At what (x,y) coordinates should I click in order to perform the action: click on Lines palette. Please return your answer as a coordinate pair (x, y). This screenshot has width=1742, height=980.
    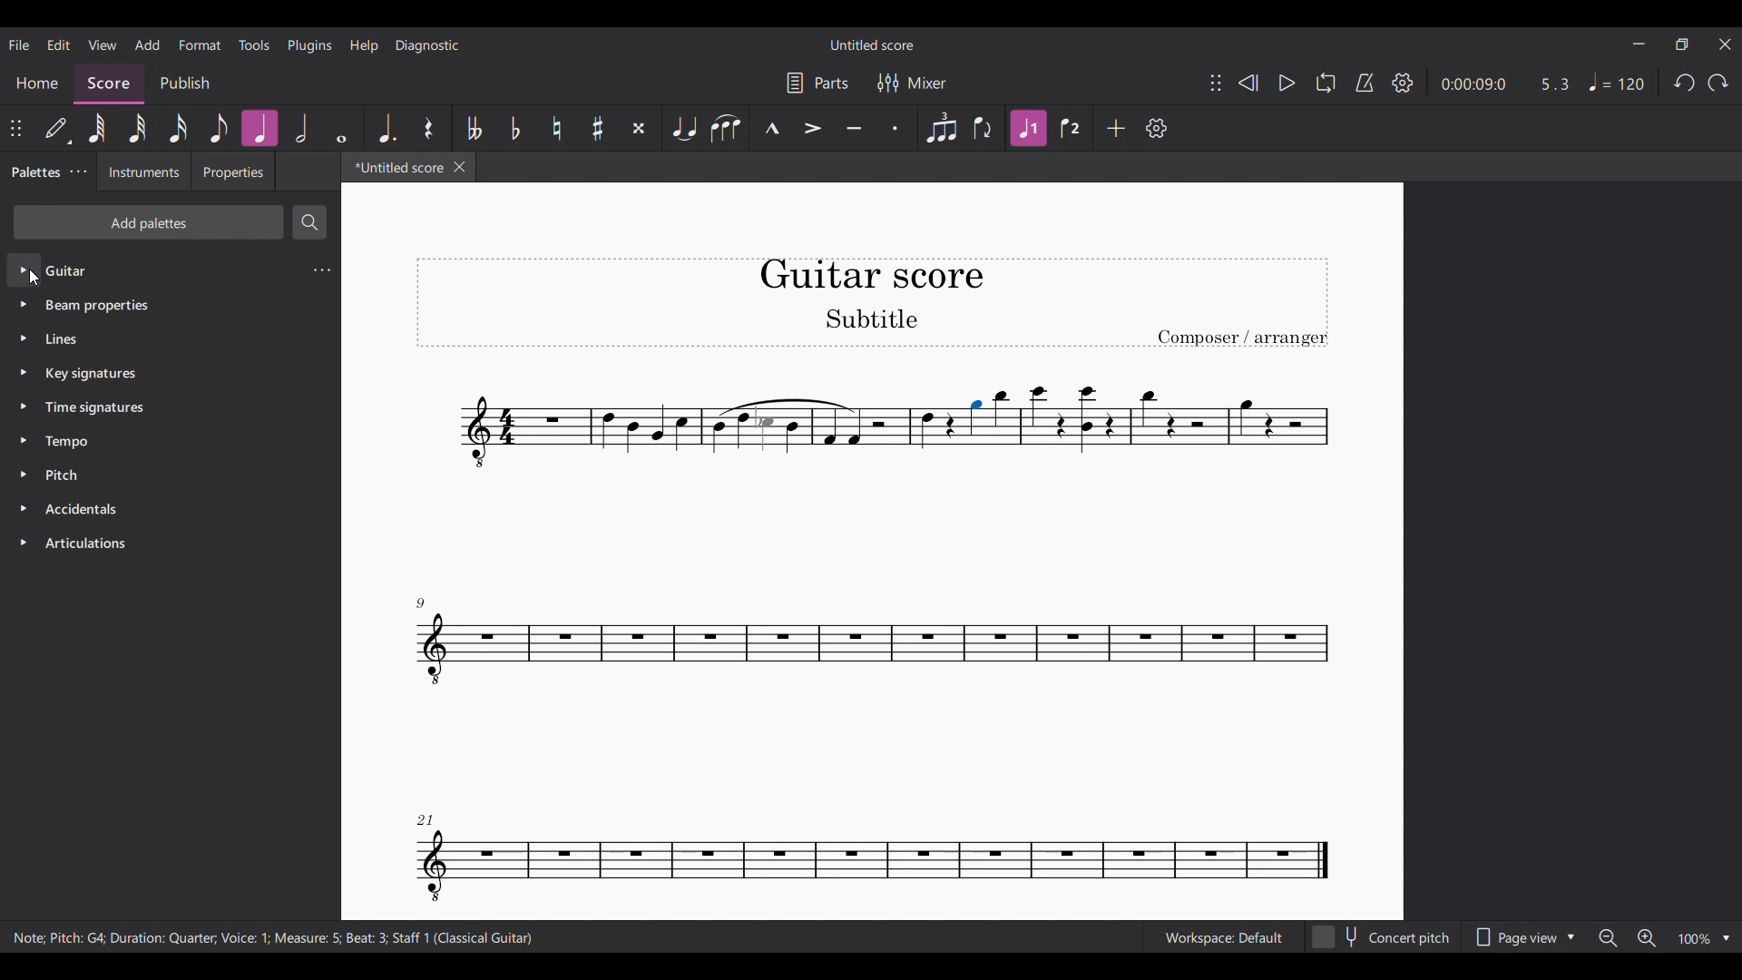
    Looking at the image, I should click on (64, 338).